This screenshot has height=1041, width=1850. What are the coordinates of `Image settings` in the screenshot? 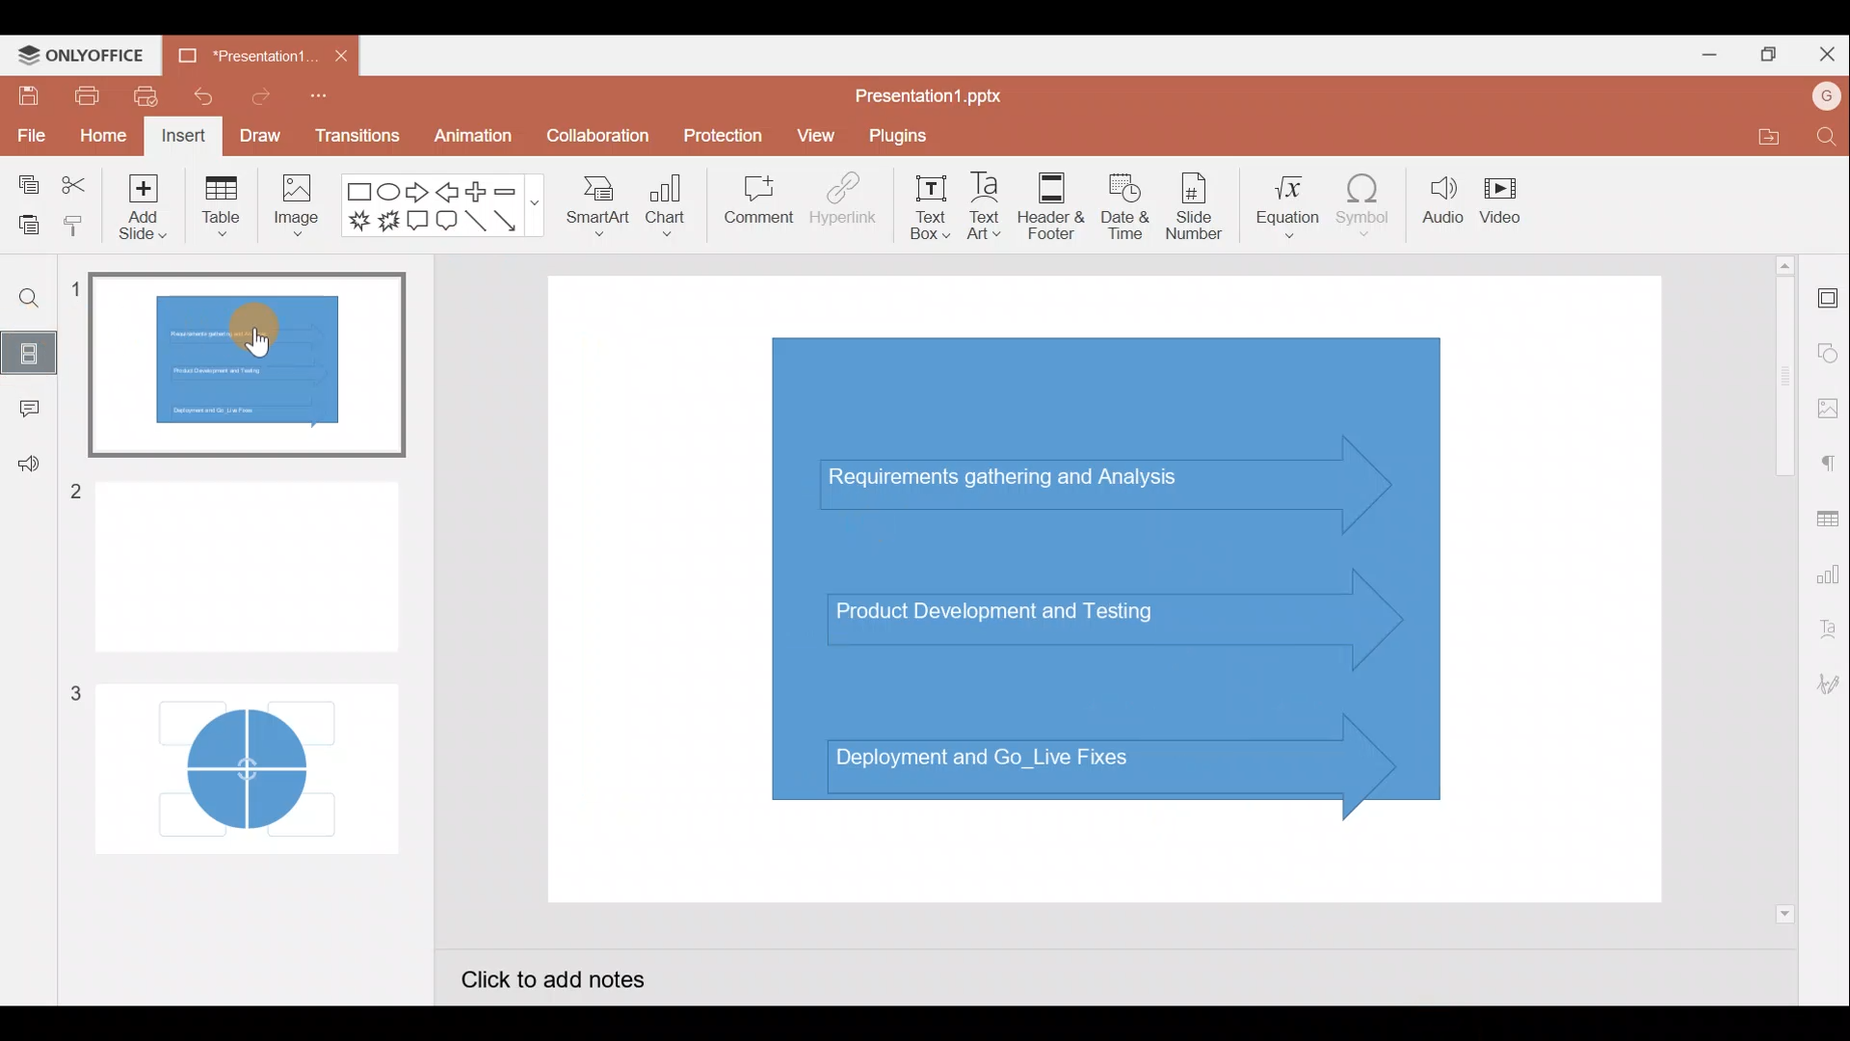 It's located at (1826, 405).